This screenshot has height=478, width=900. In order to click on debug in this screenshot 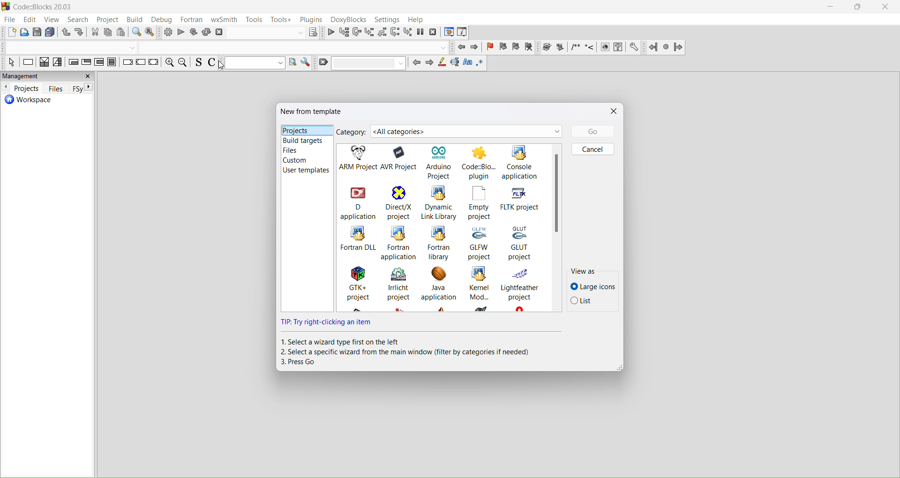, I will do `click(164, 20)`.